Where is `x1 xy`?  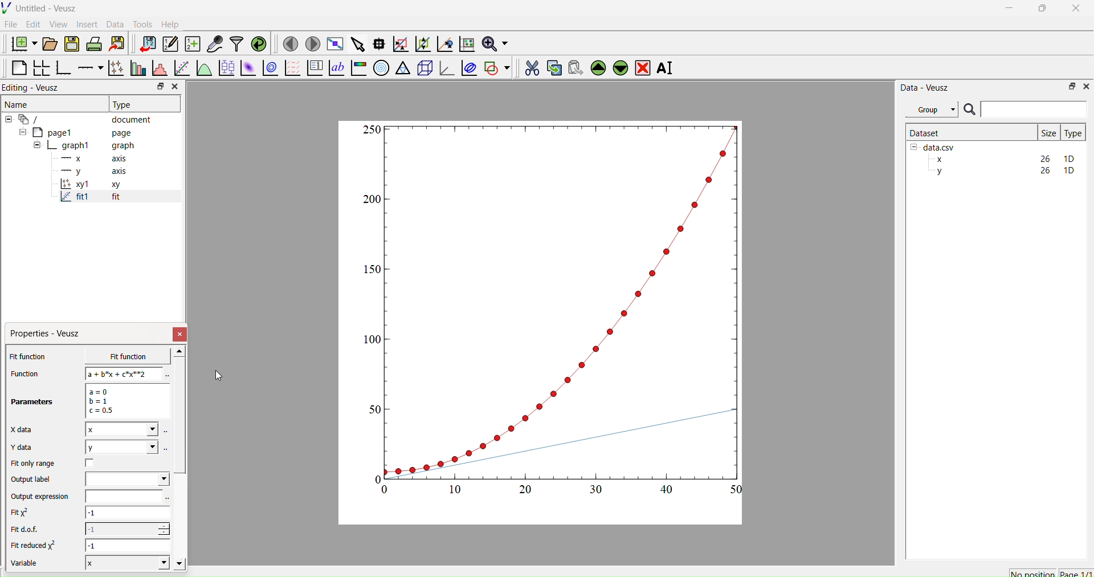 x1 xy is located at coordinates (90, 185).